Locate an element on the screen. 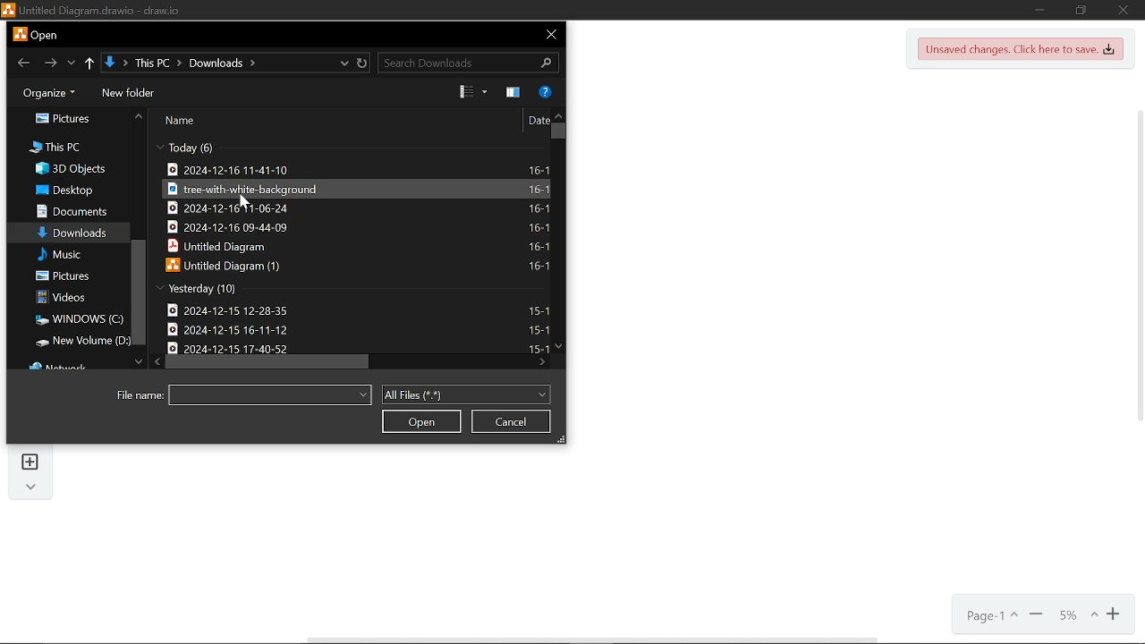  Zoom in is located at coordinates (1115, 616).